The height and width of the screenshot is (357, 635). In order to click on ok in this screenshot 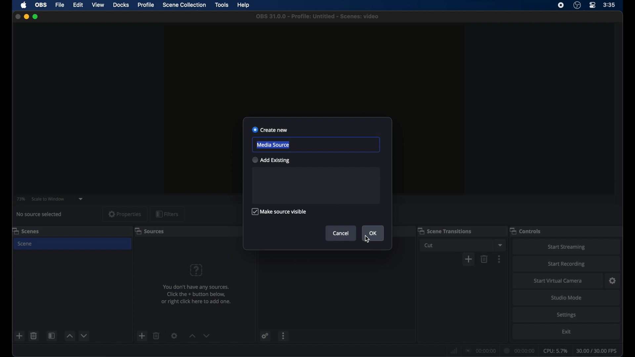, I will do `click(373, 233)`.